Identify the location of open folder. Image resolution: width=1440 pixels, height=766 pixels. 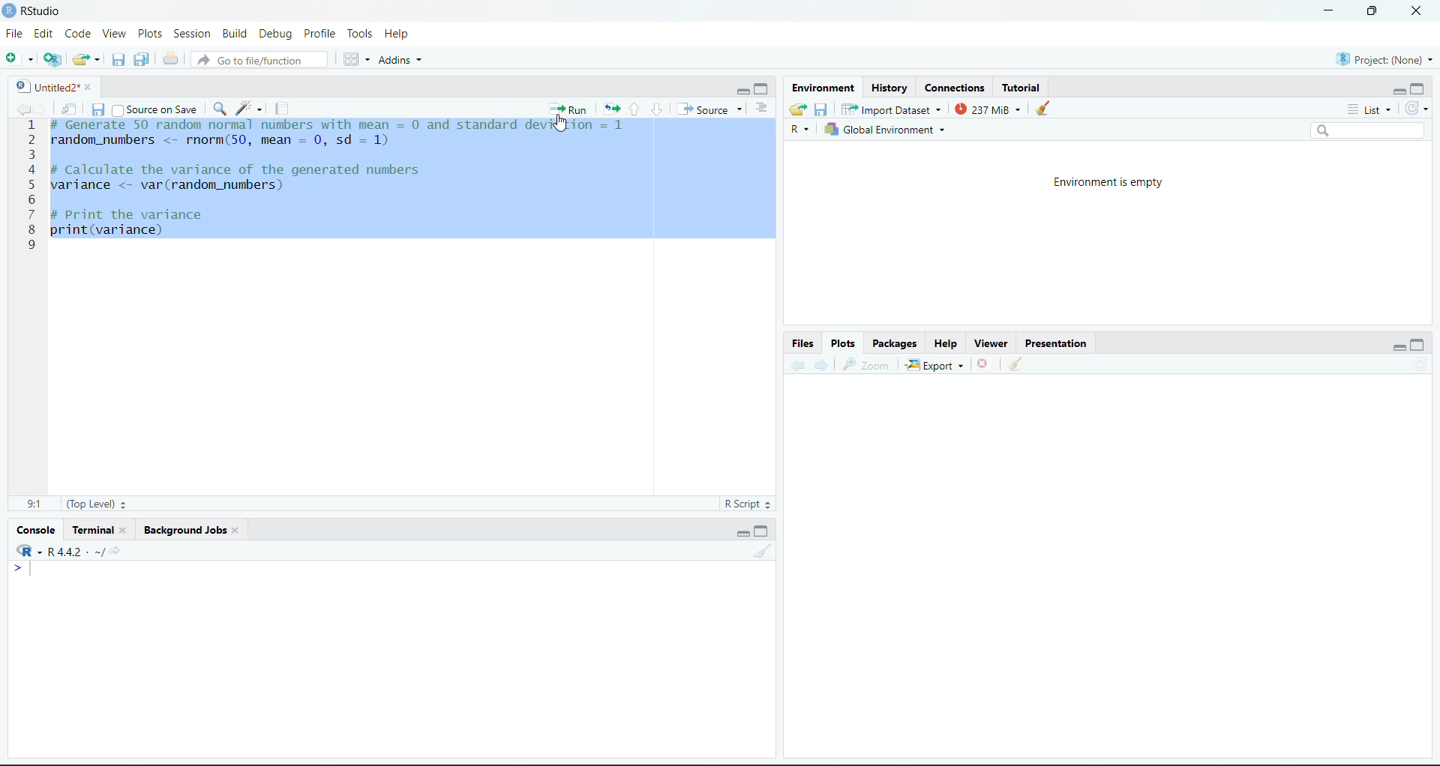
(799, 109).